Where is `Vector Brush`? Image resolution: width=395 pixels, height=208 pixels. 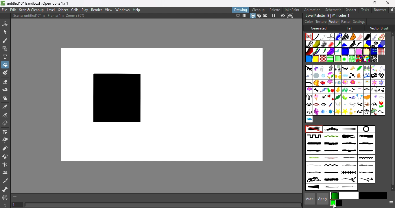 Vector Brush is located at coordinates (380, 27).